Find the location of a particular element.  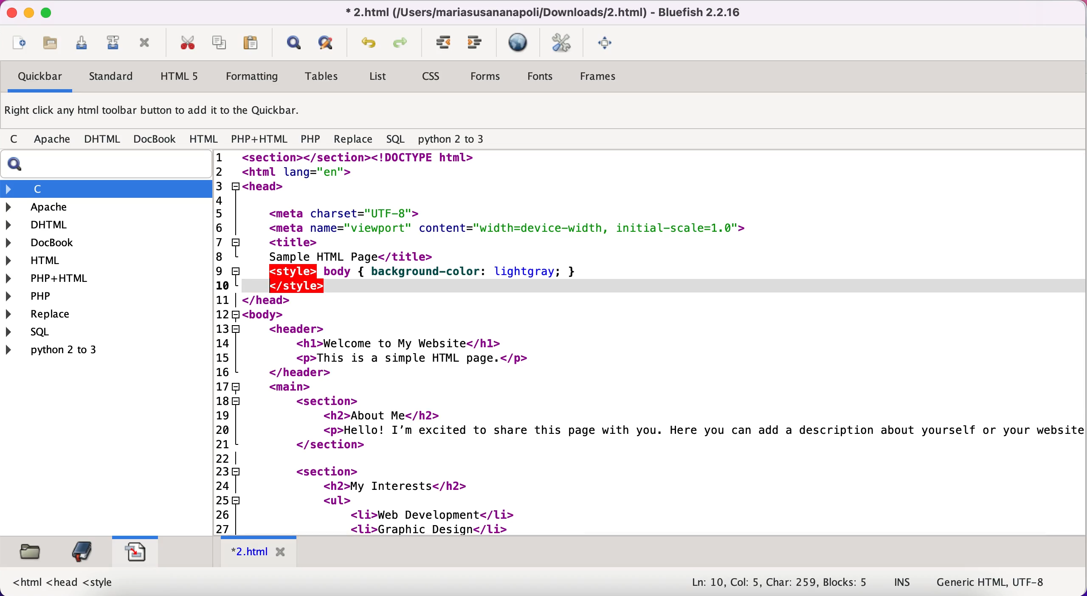

preview in browser is located at coordinates (520, 43).